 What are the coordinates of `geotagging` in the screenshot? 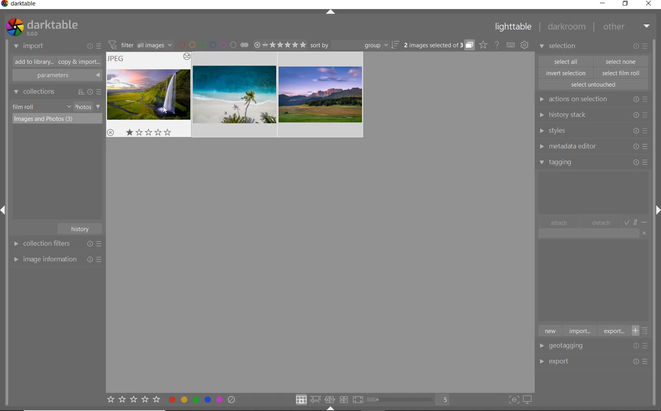 It's located at (569, 346).